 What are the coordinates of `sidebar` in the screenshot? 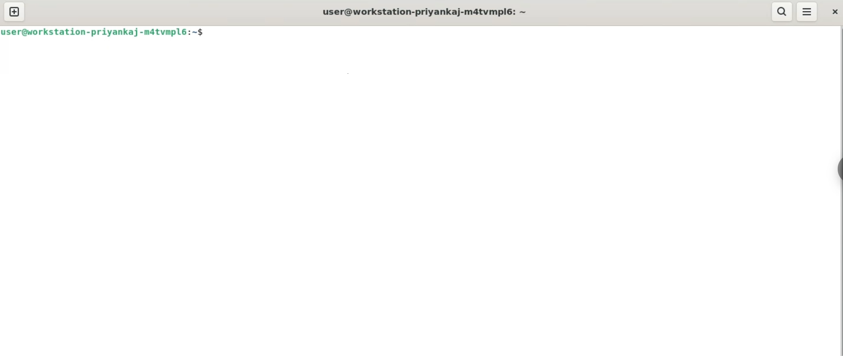 It's located at (837, 169).